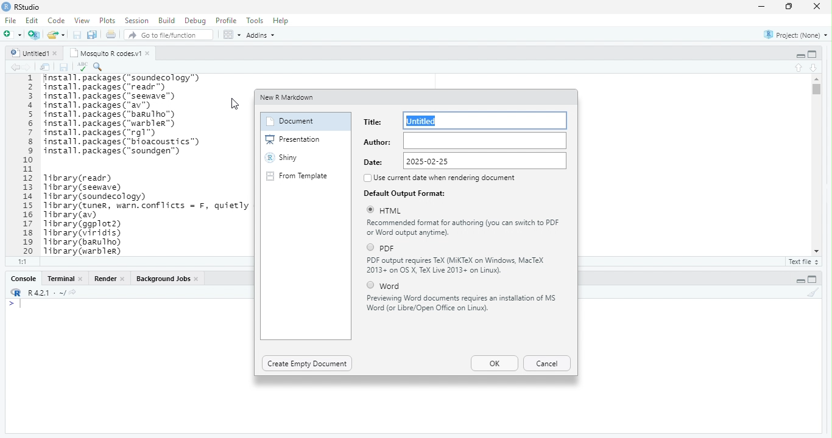 This screenshot has width=832, height=438. Describe the element at coordinates (392, 211) in the screenshot. I see `HTML` at that location.